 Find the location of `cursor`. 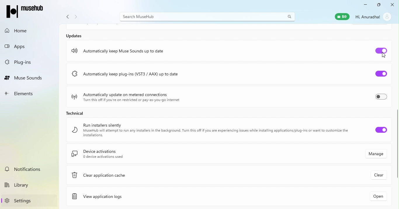

cursor is located at coordinates (383, 56).